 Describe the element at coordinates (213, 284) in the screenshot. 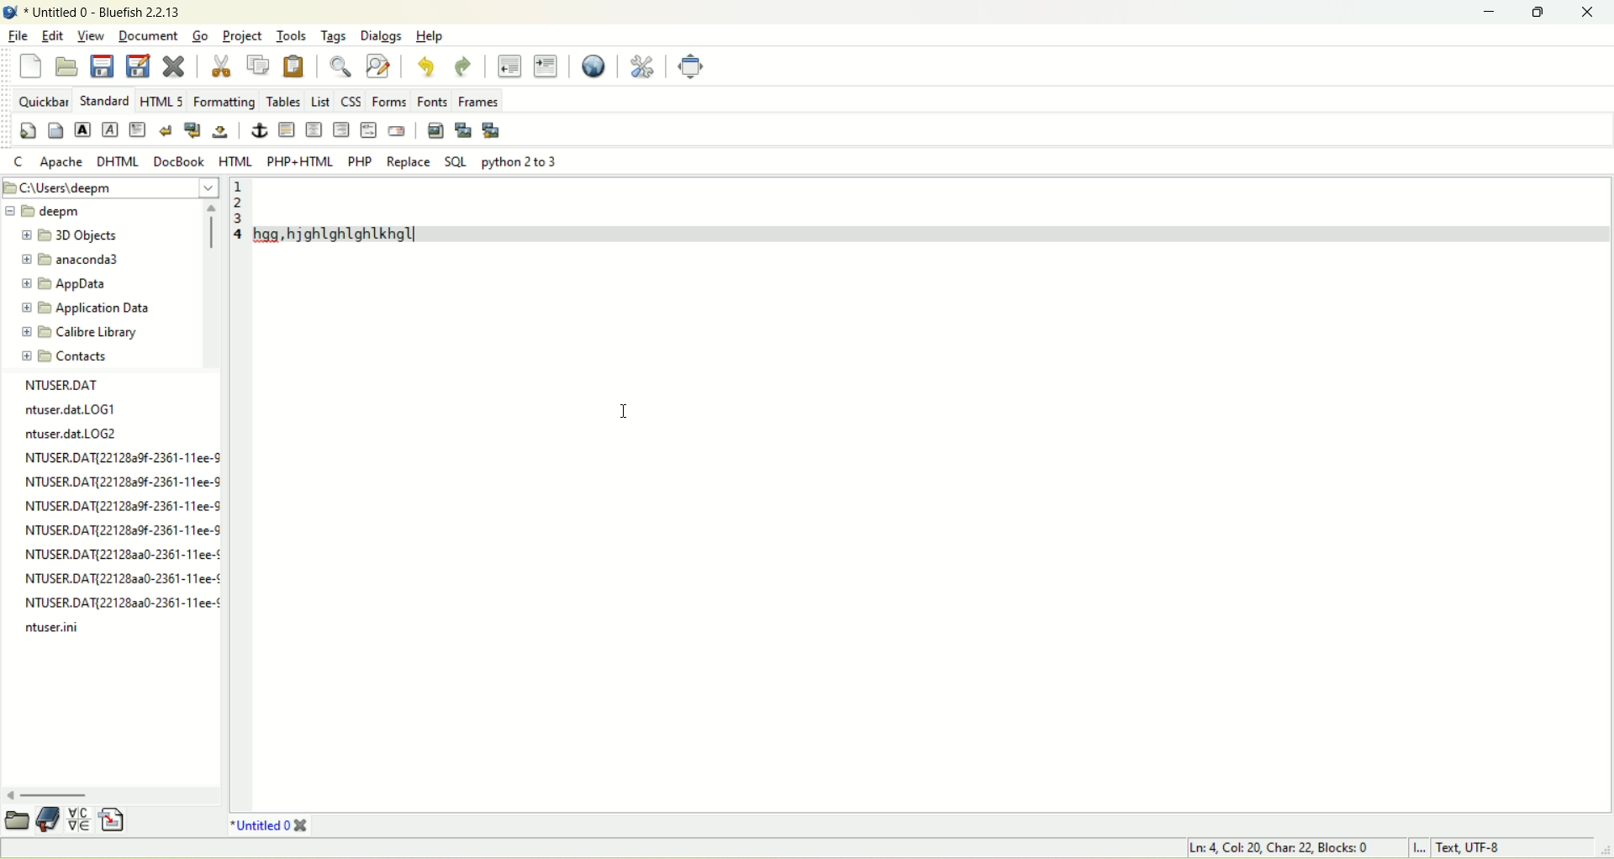

I see `scroll bar` at that location.